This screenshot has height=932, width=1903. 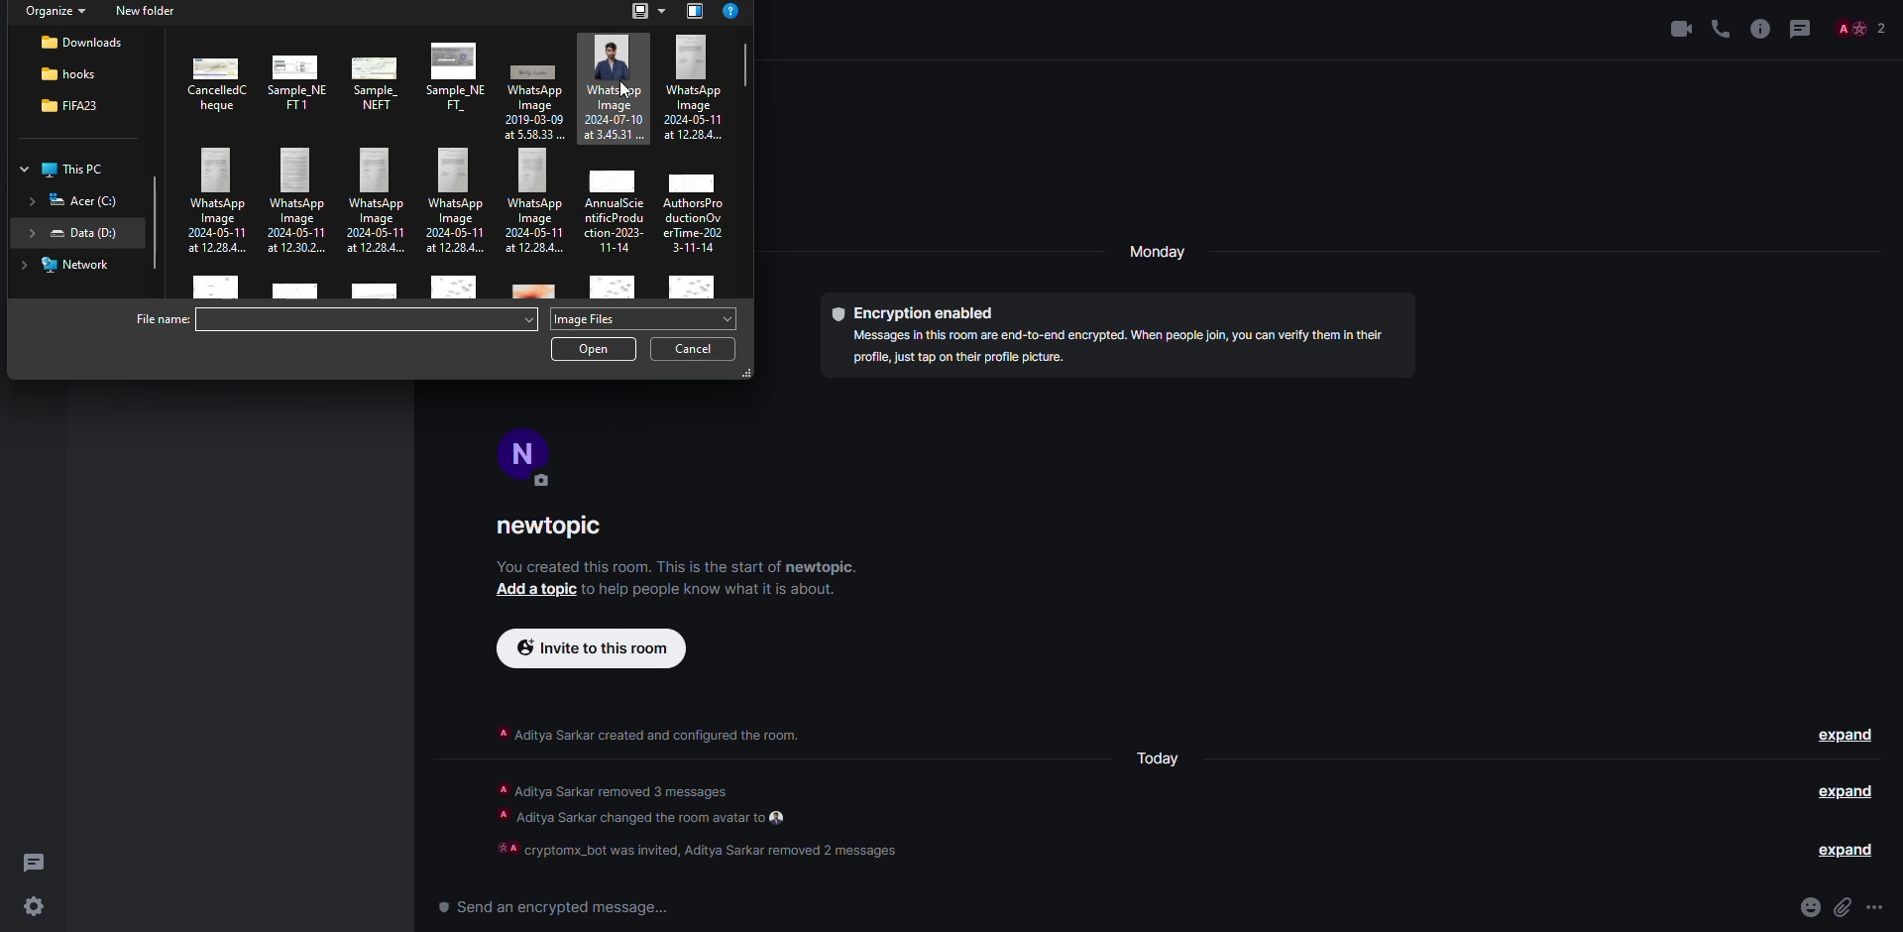 I want to click on click to select, so click(x=536, y=291).